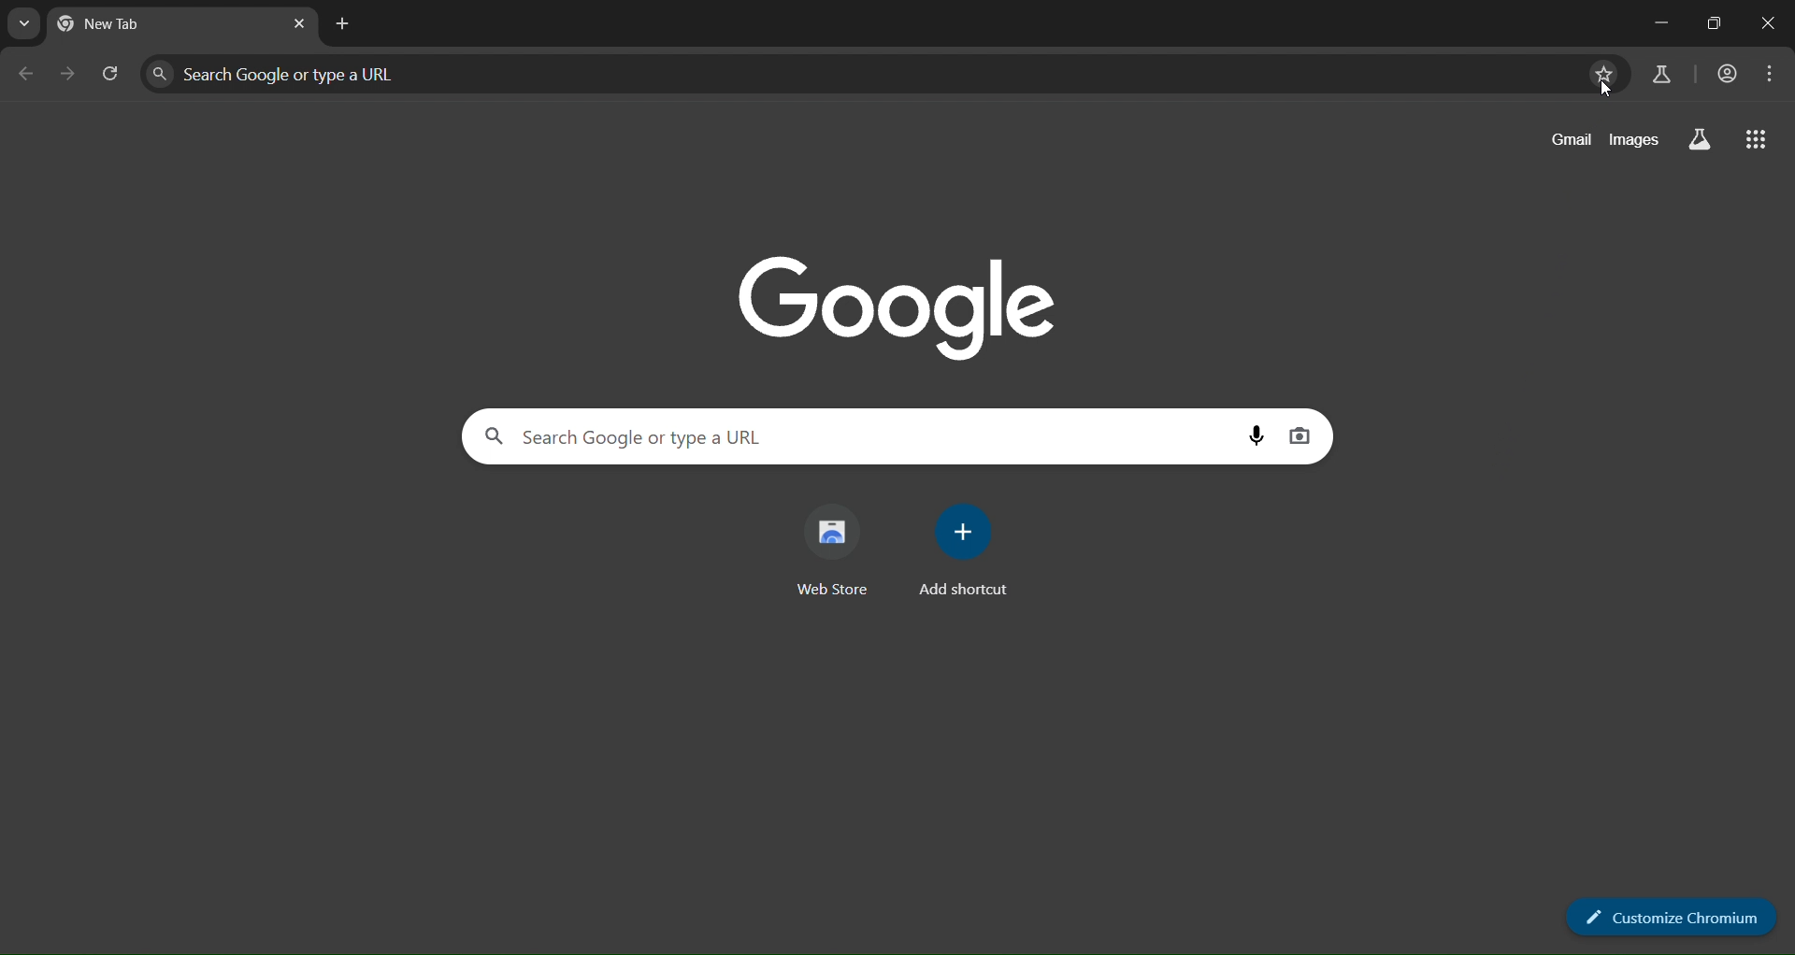  Describe the element at coordinates (1657, 76) in the screenshot. I see `search labs` at that location.